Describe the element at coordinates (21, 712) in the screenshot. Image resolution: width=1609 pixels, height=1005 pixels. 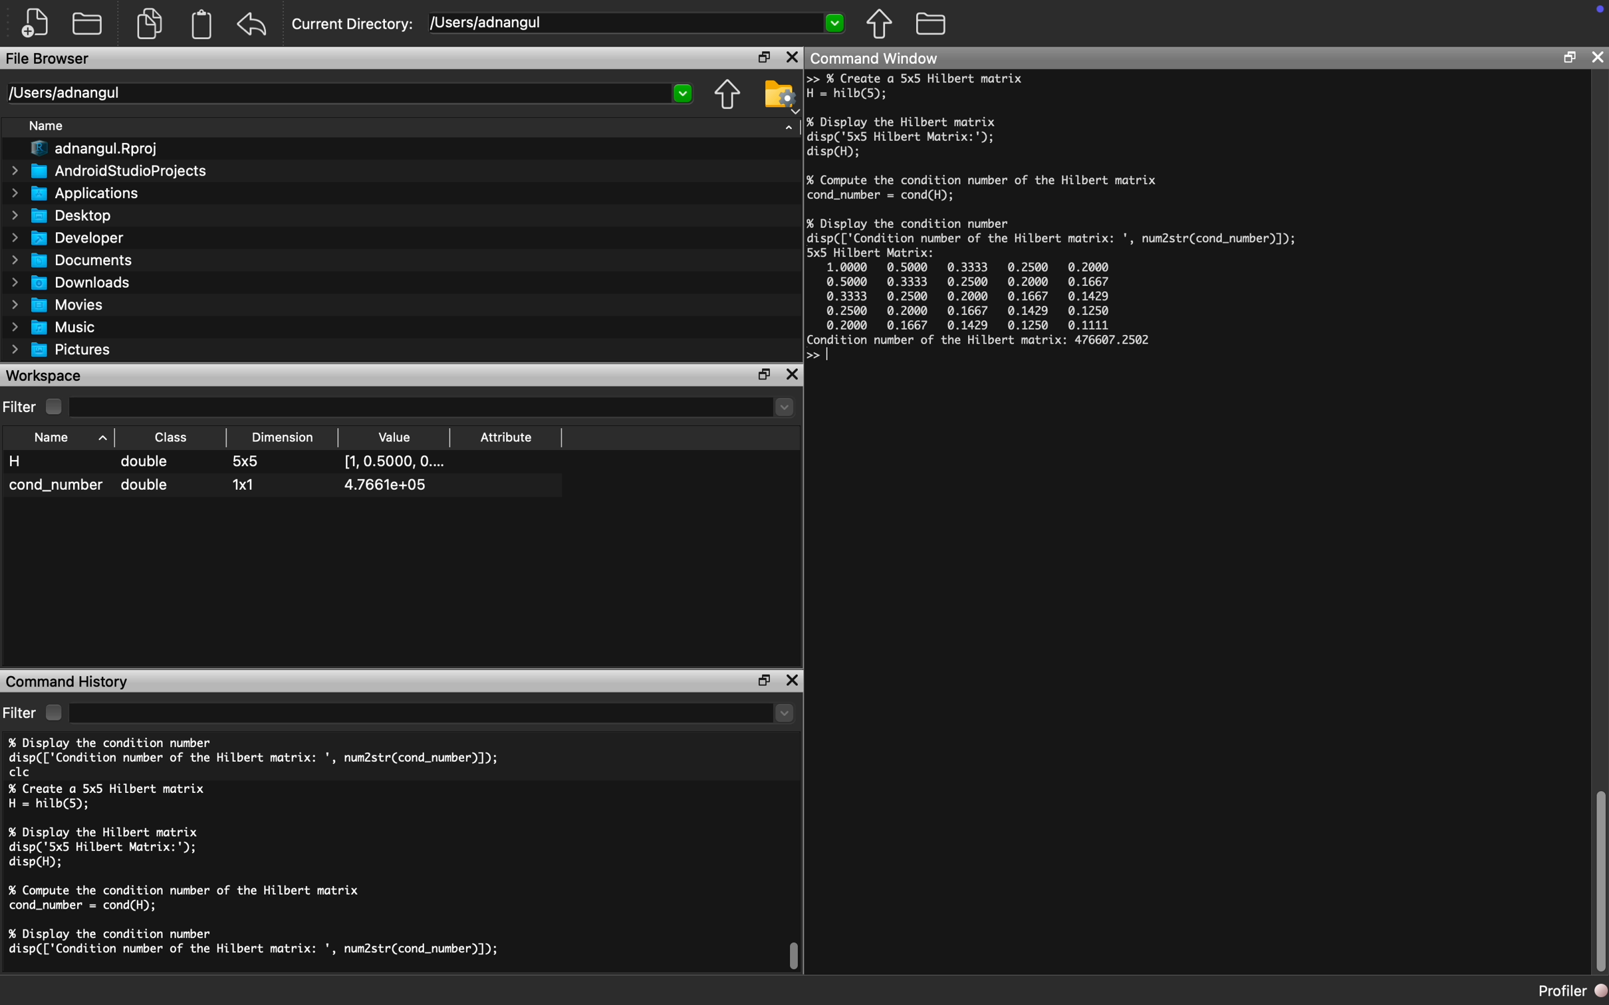
I see `Filter` at that location.